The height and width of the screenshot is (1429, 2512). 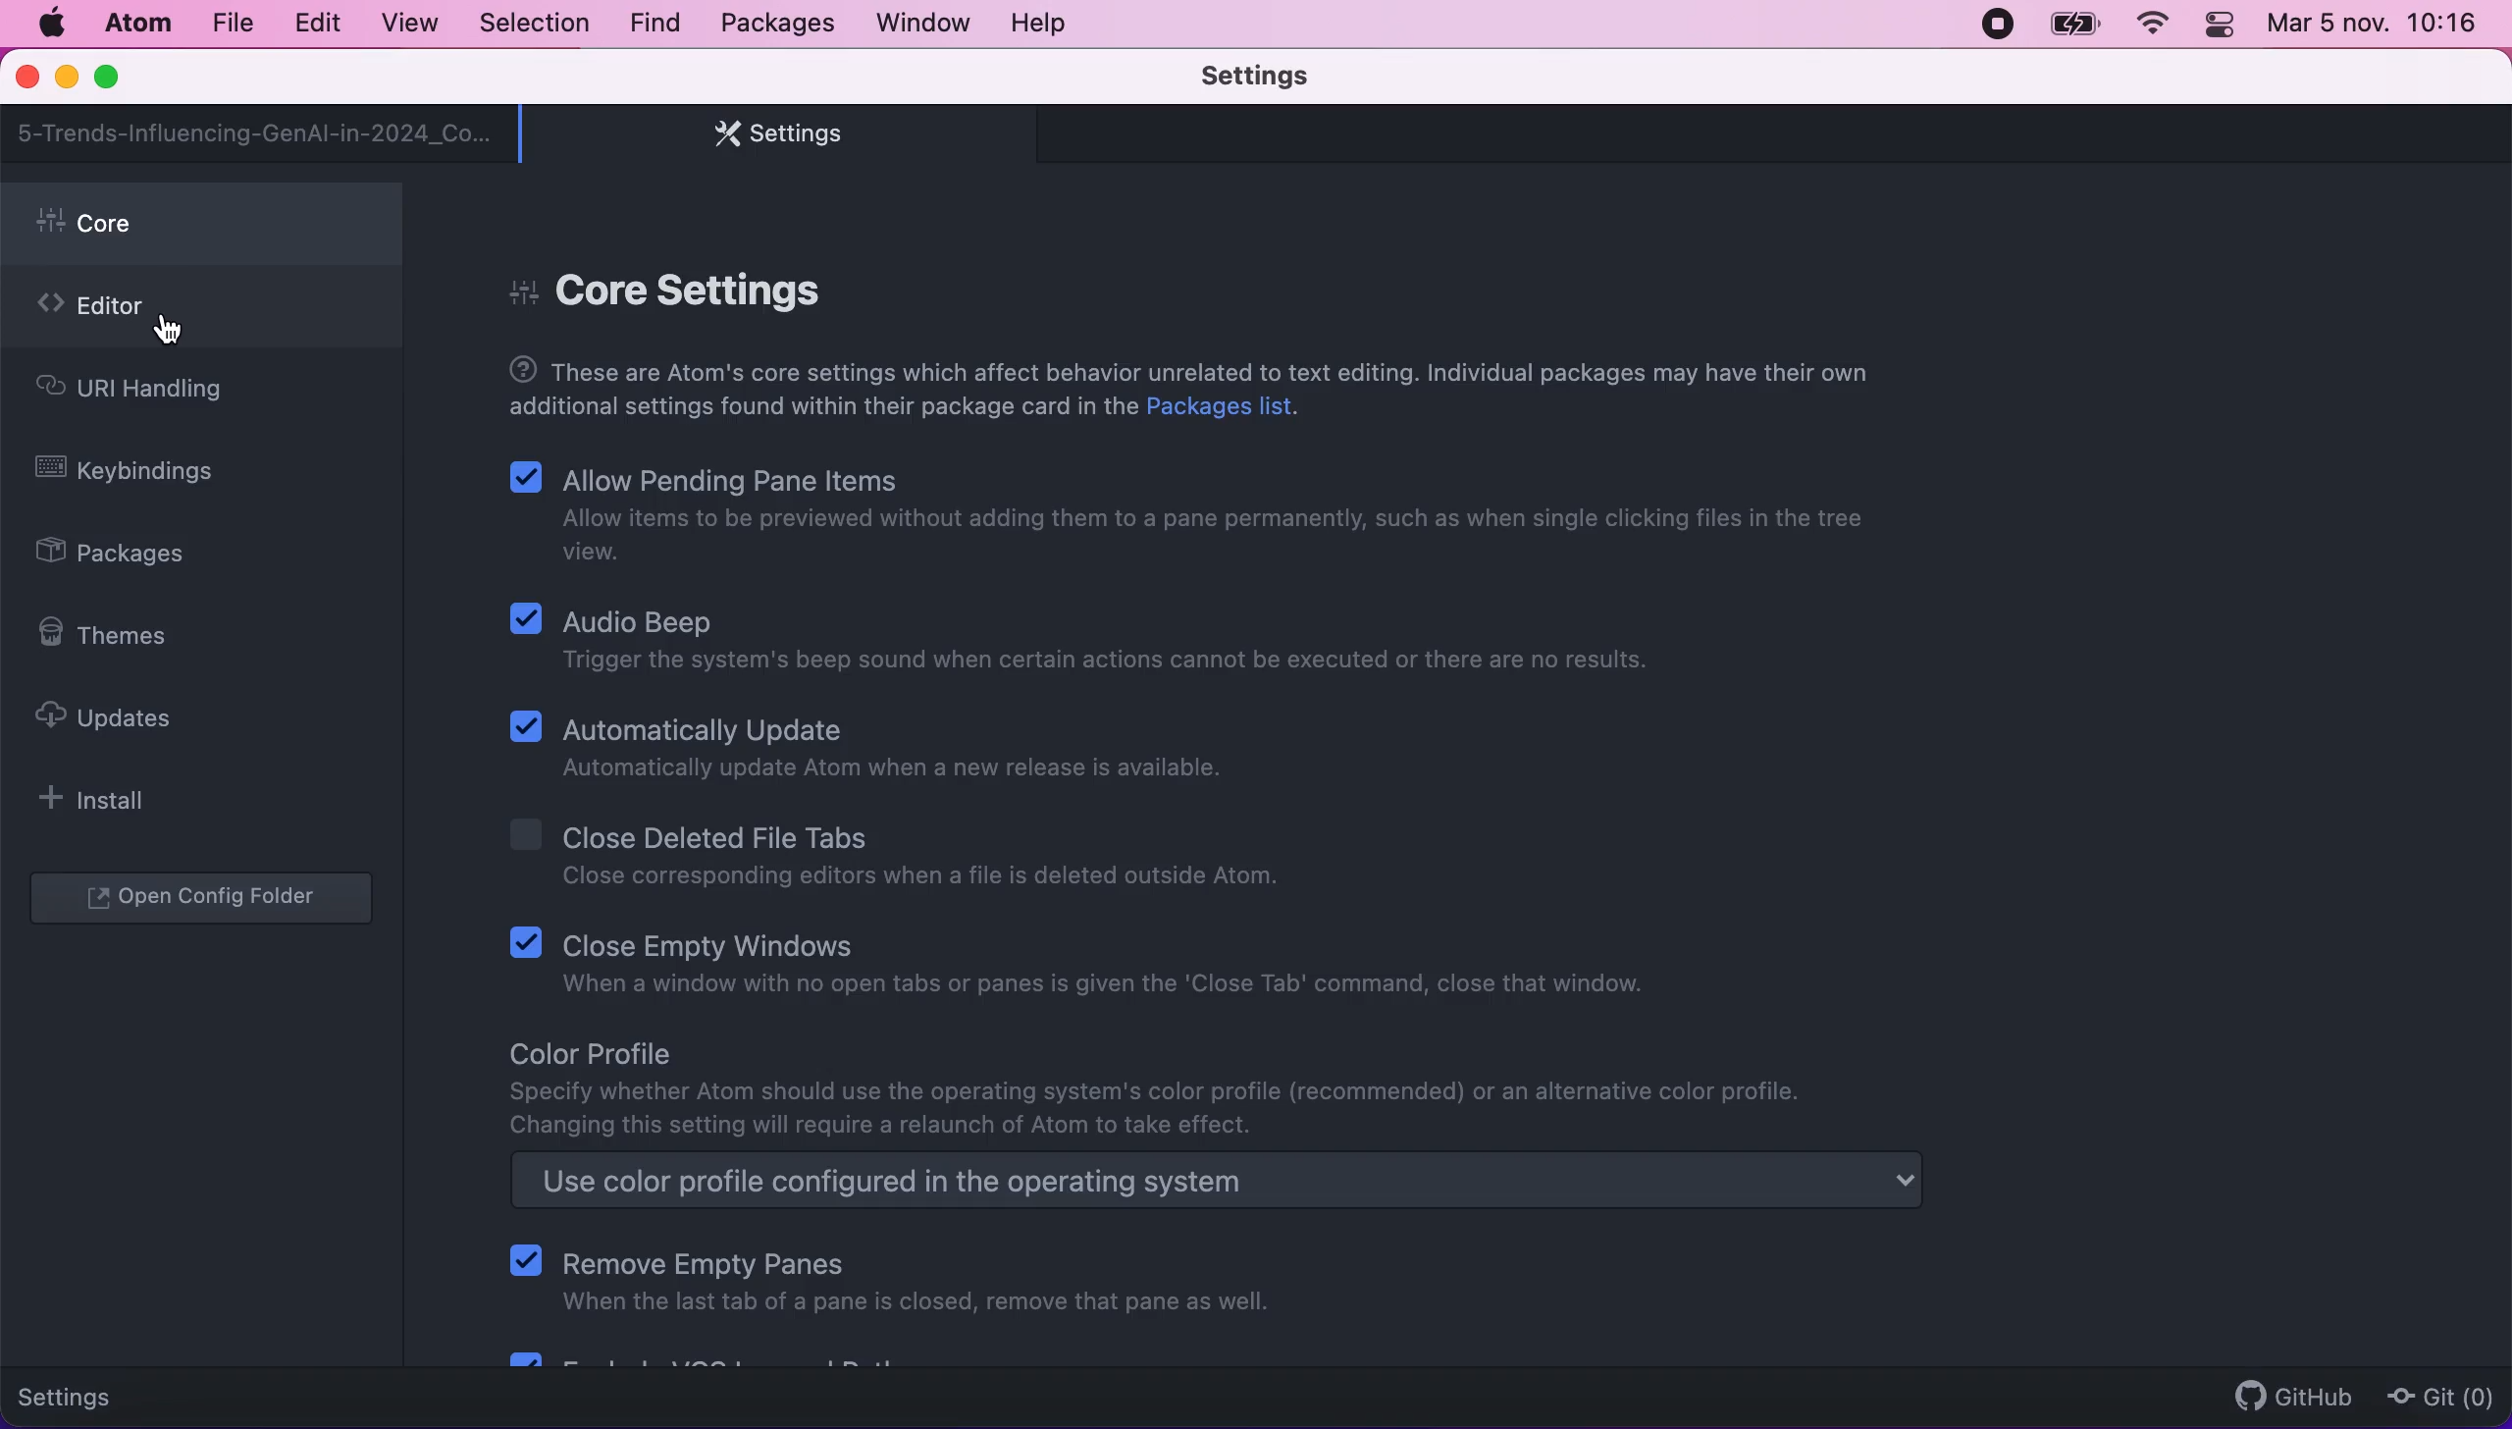 I want to click on keybindings, so click(x=139, y=474).